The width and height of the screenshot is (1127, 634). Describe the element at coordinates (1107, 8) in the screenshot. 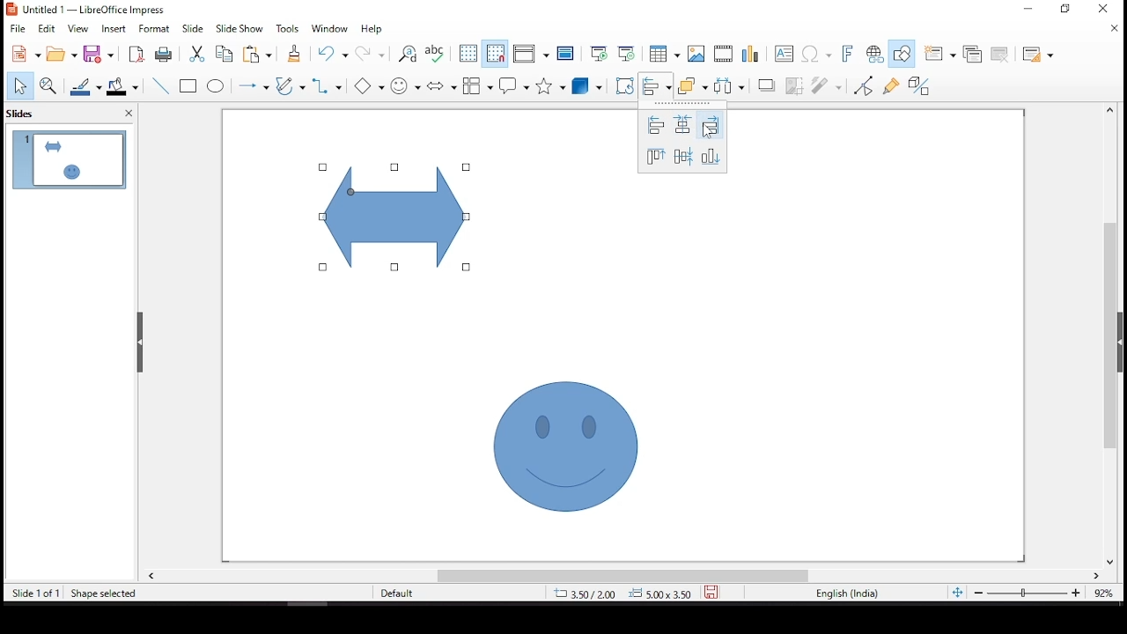

I see `close window` at that location.